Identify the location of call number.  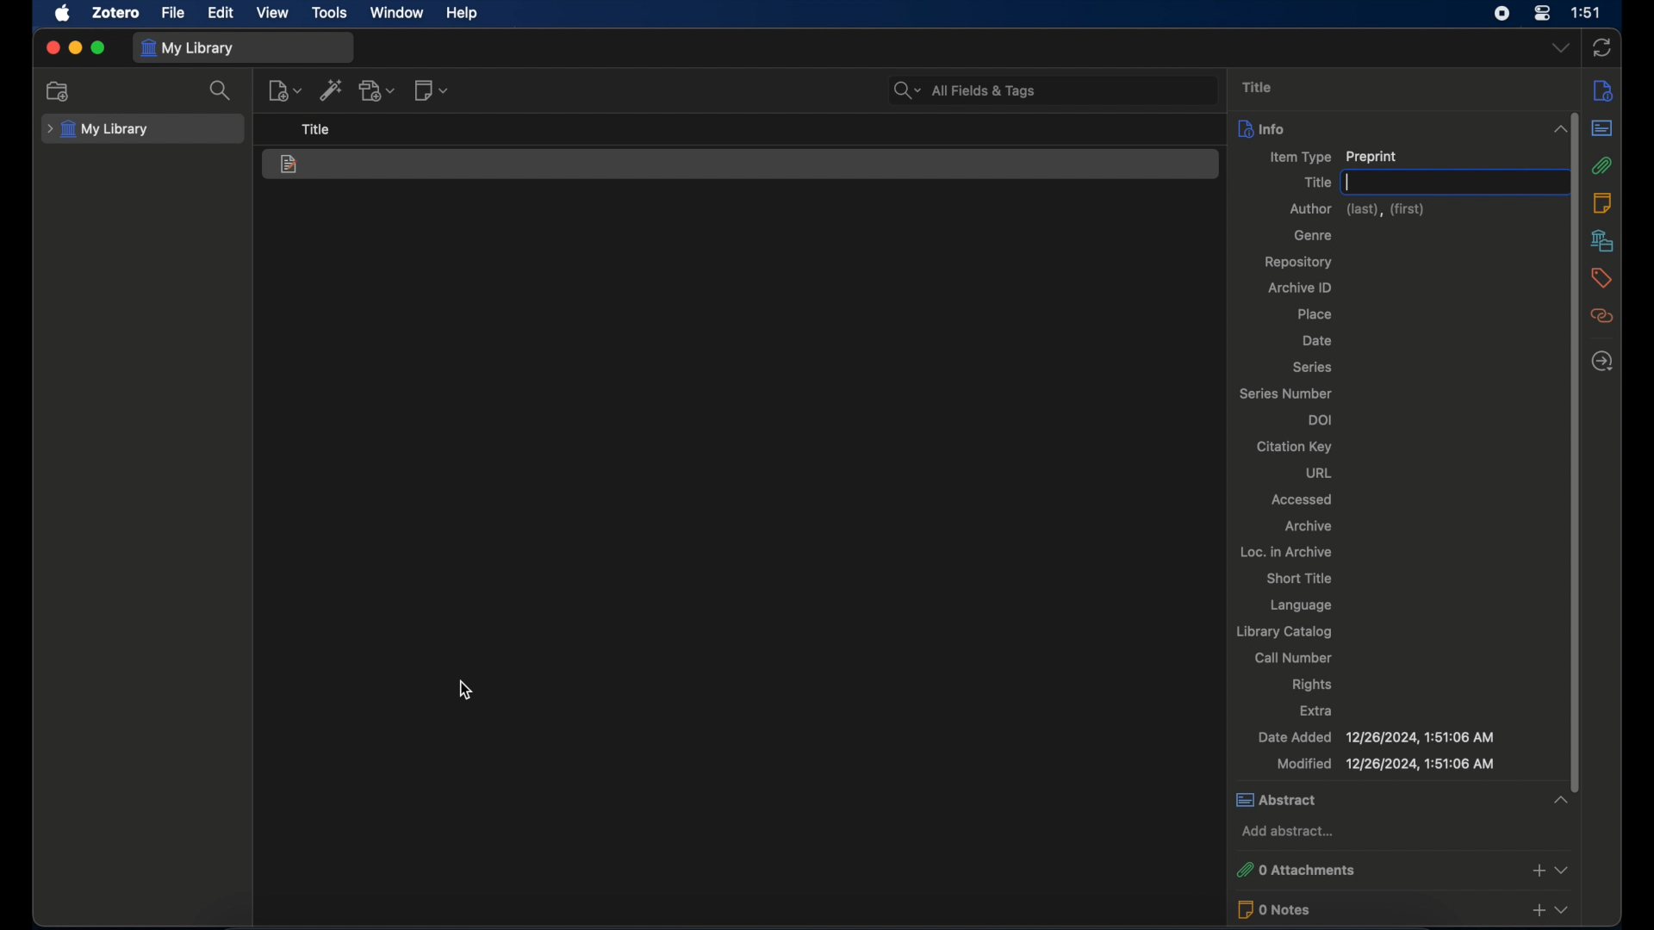
(1296, 658).